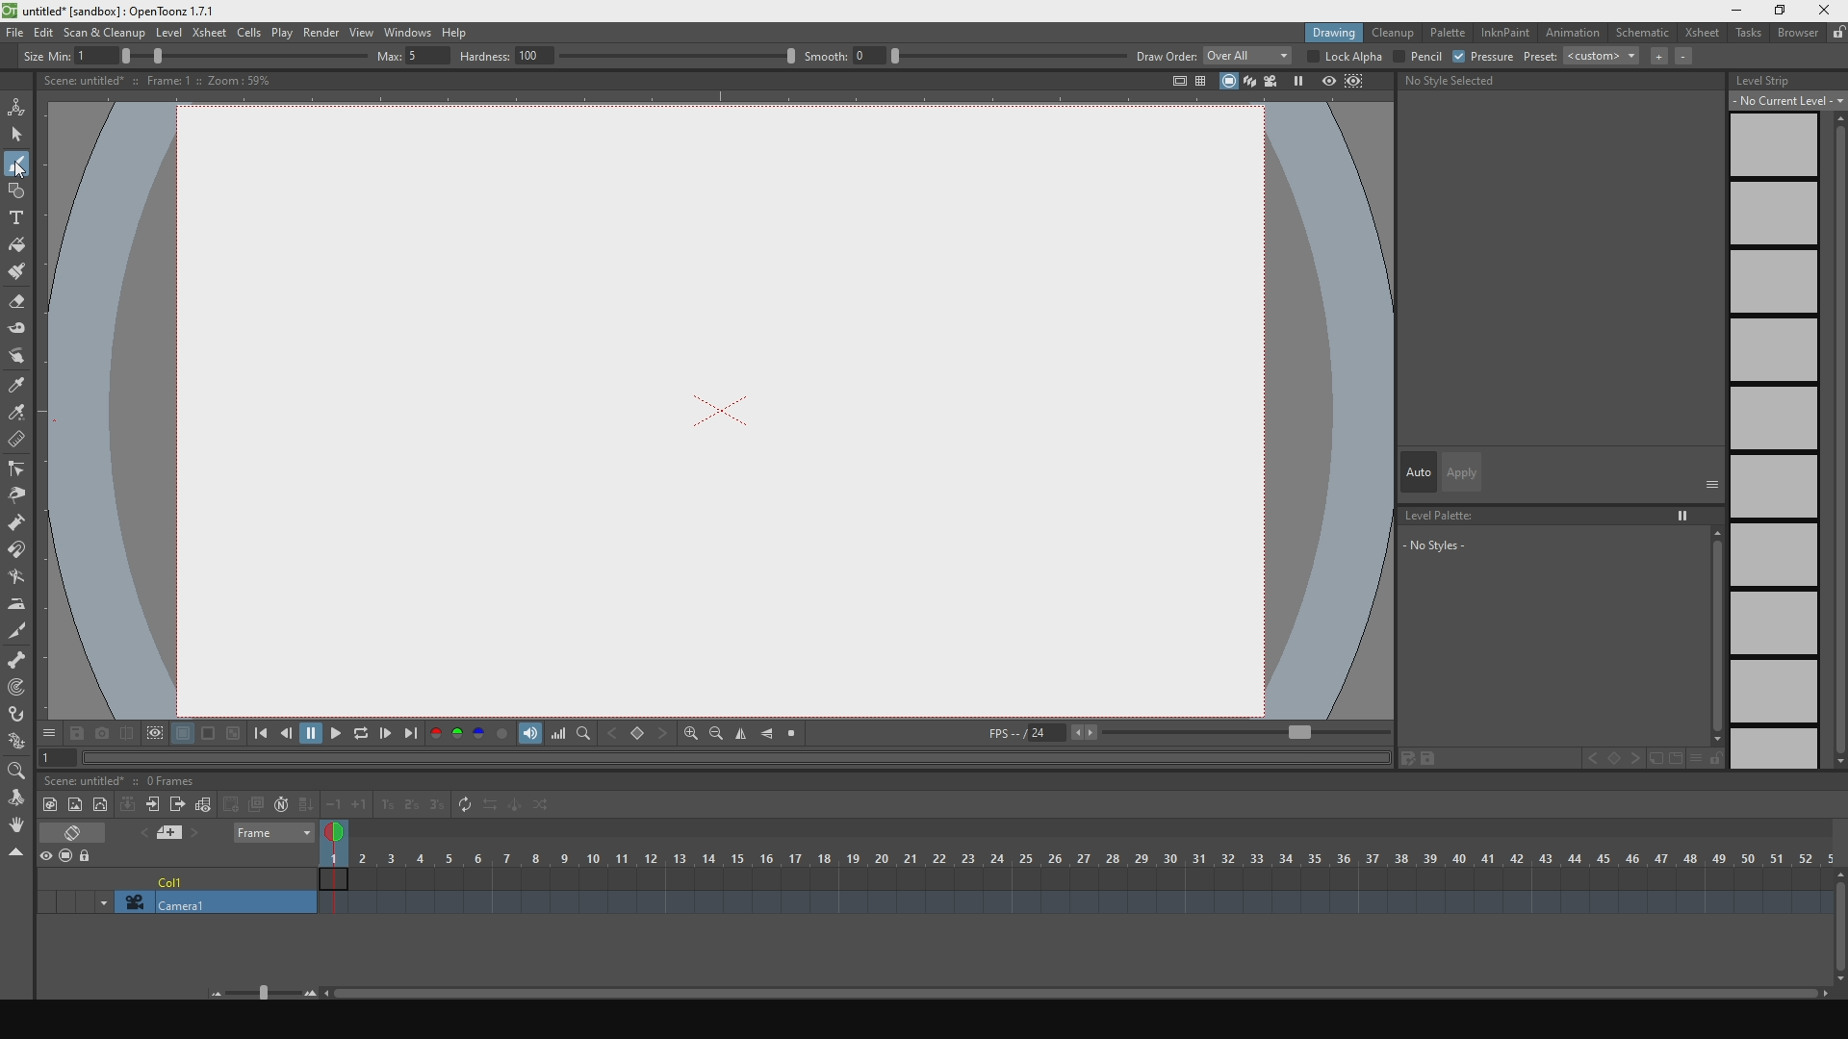 The height and width of the screenshot is (1039, 1848). I want to click on edit control, so click(18, 470).